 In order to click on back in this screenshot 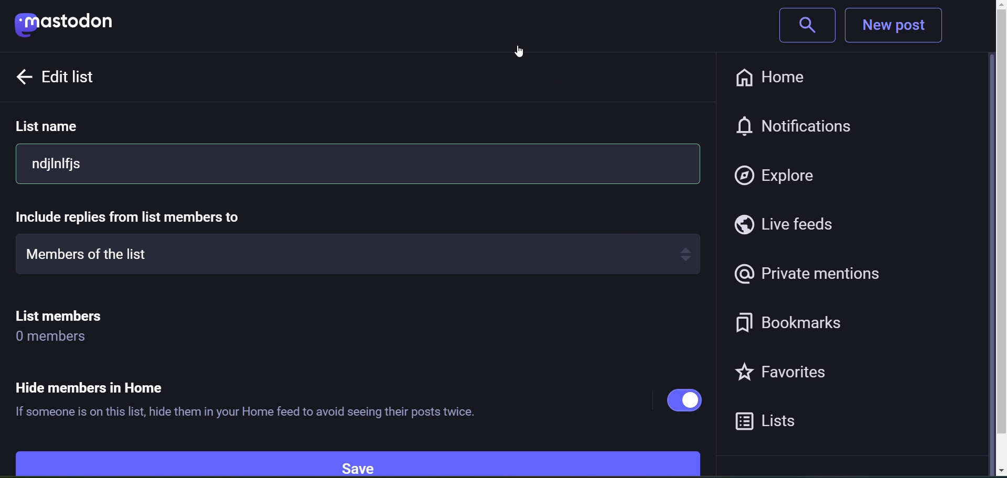, I will do `click(21, 77)`.